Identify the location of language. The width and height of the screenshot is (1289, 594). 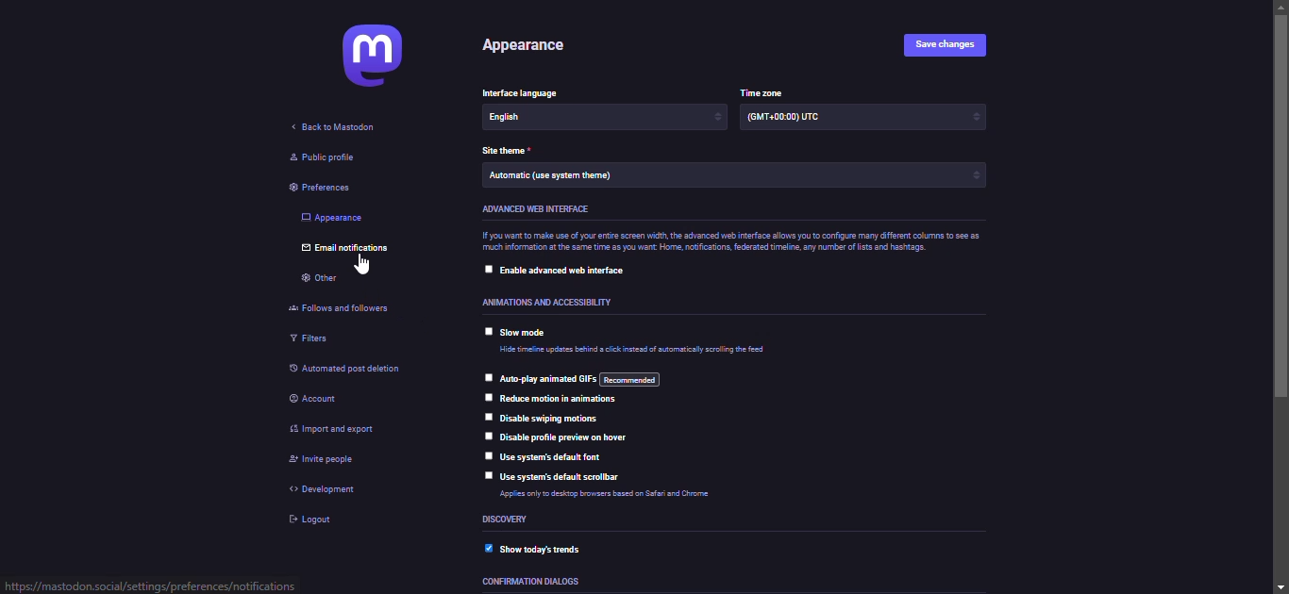
(535, 119).